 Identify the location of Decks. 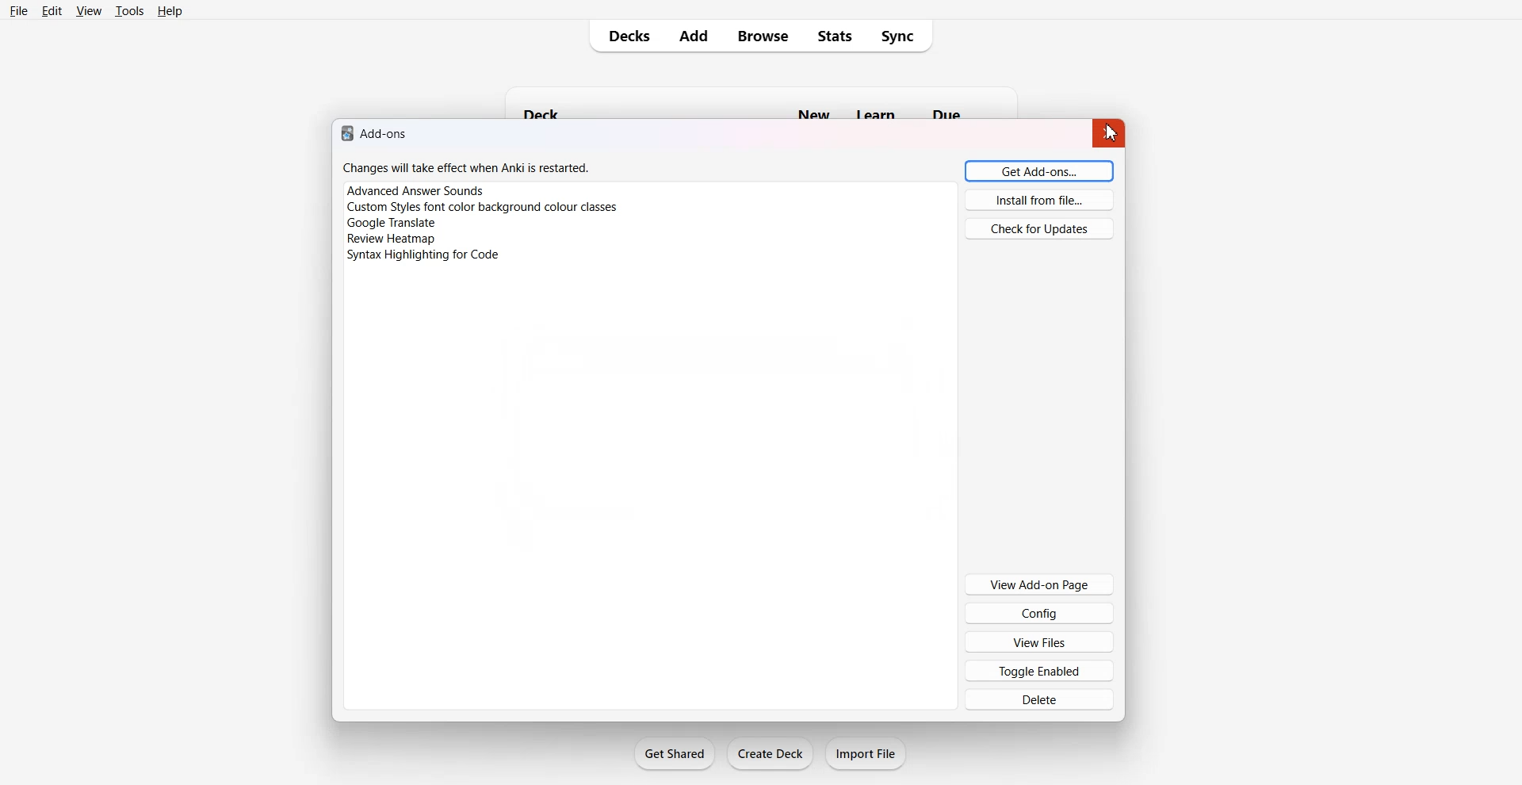
(624, 36).